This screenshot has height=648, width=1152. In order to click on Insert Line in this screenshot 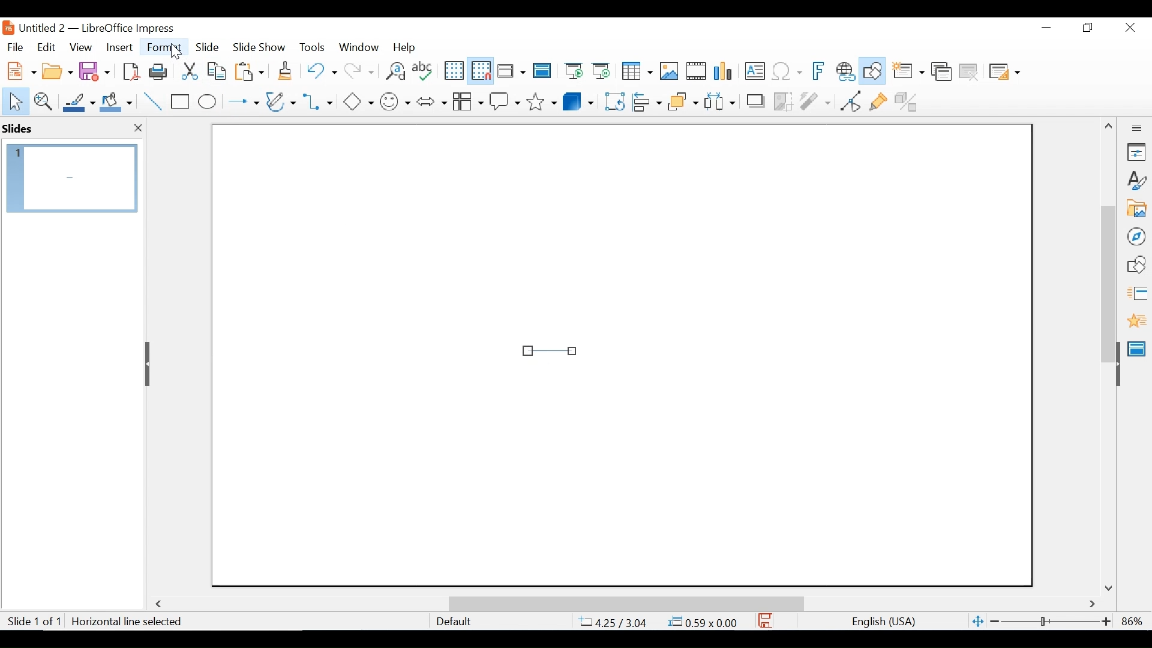, I will do `click(154, 102)`.